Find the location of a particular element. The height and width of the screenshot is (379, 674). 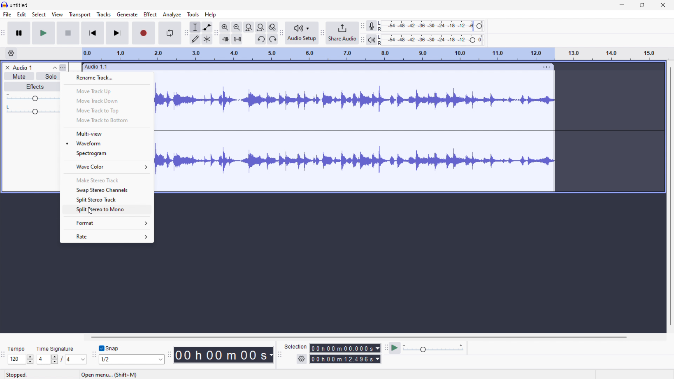

gain is located at coordinates (32, 98).